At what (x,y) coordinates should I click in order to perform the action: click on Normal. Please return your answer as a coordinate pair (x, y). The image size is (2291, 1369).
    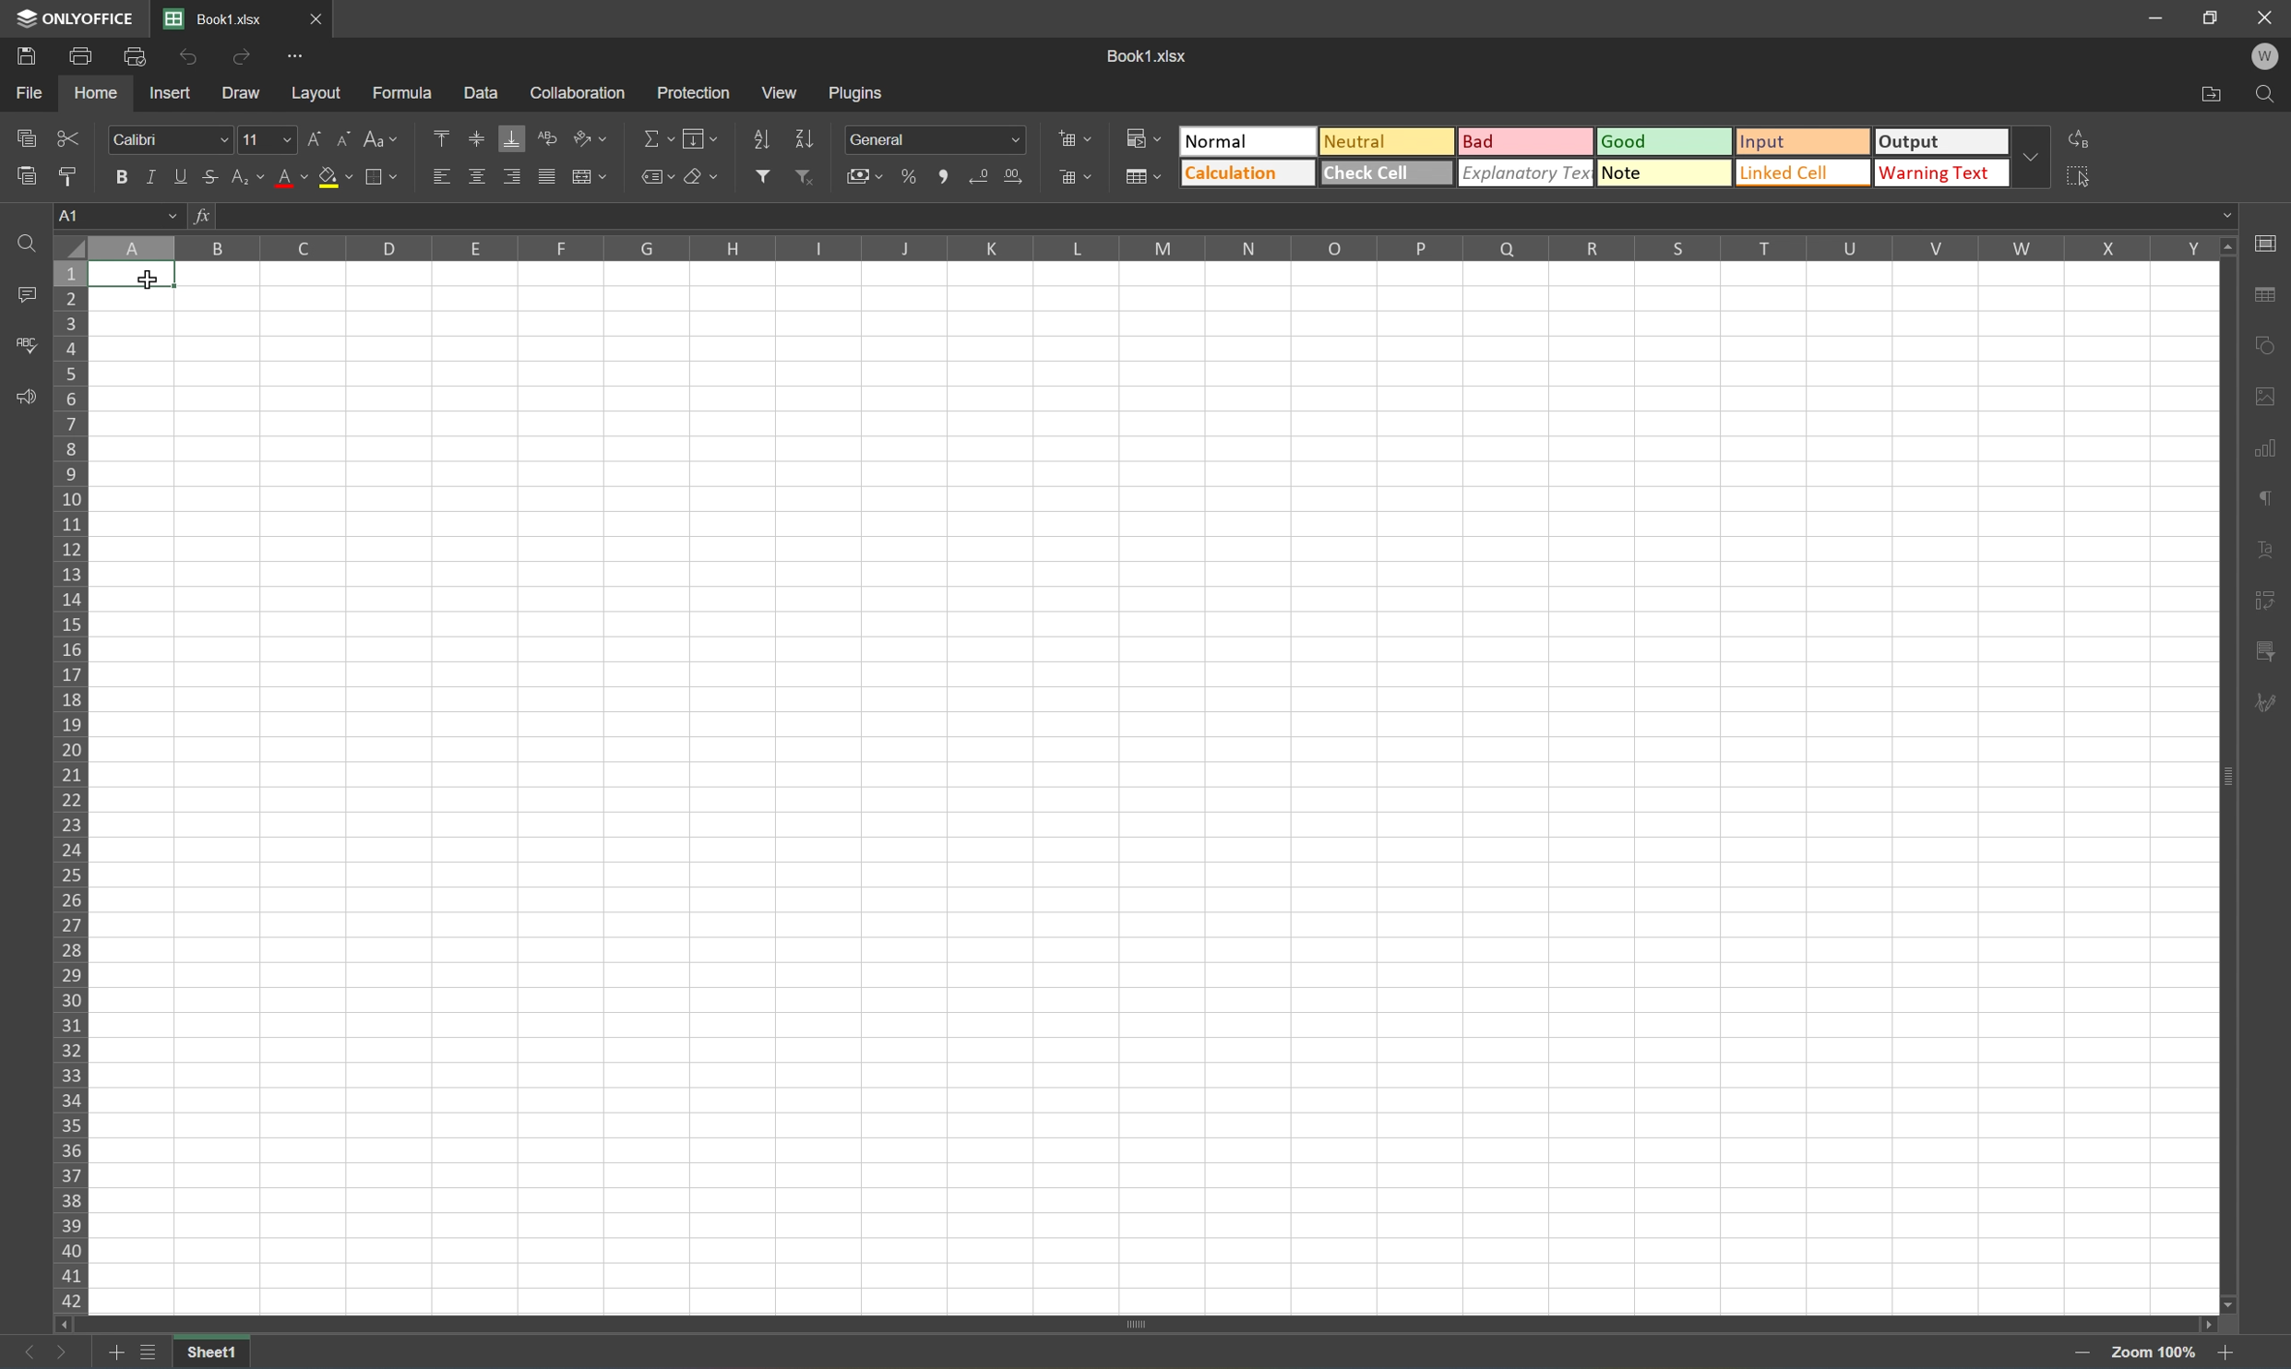
    Looking at the image, I should click on (1249, 141).